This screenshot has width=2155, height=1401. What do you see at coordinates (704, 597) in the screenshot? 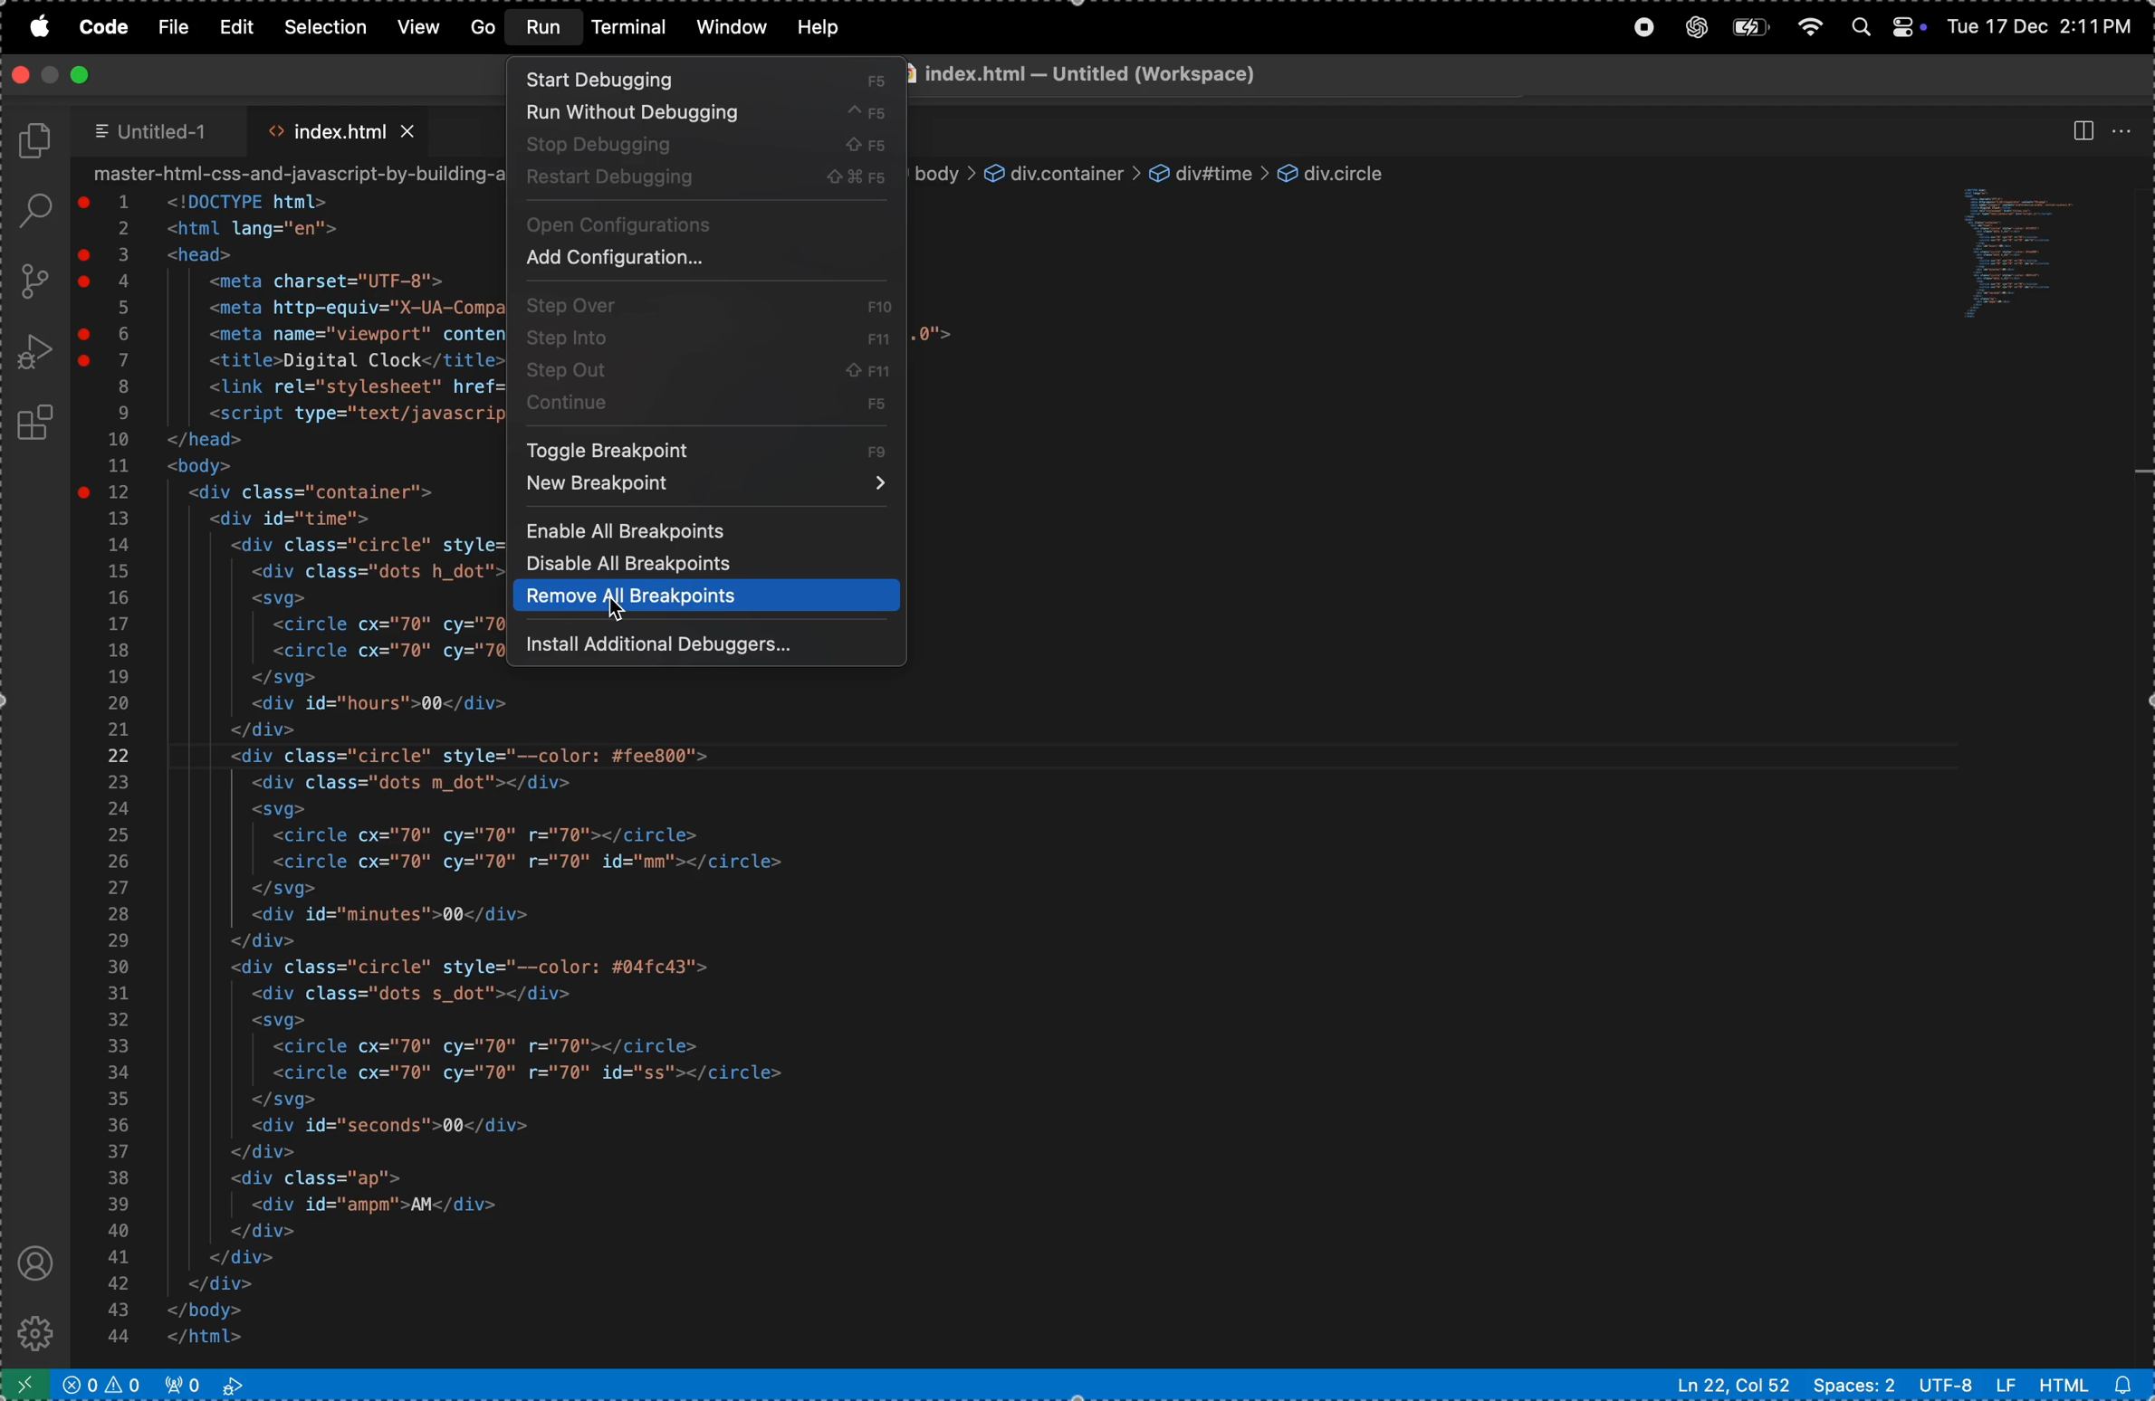
I see `remove all break points` at bounding box center [704, 597].